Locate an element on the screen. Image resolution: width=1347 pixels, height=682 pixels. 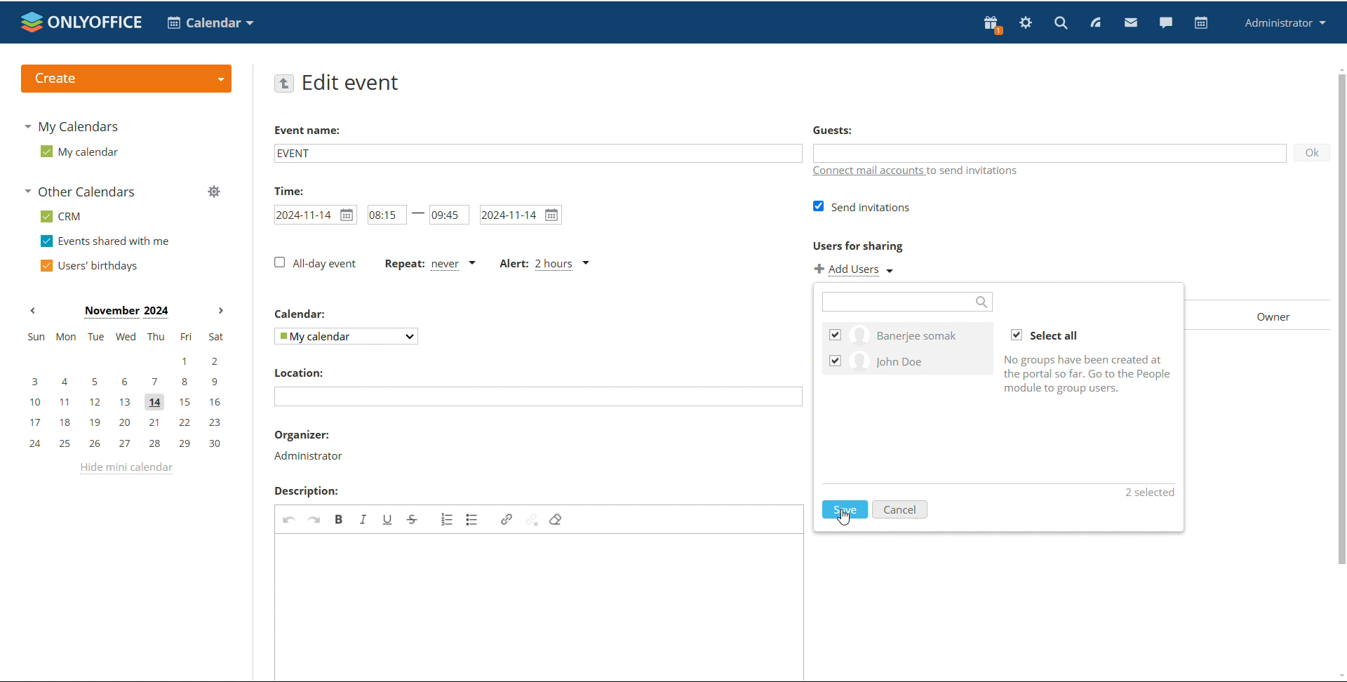
17, 18, 19, 20, 21, 22, 23 is located at coordinates (126, 423).